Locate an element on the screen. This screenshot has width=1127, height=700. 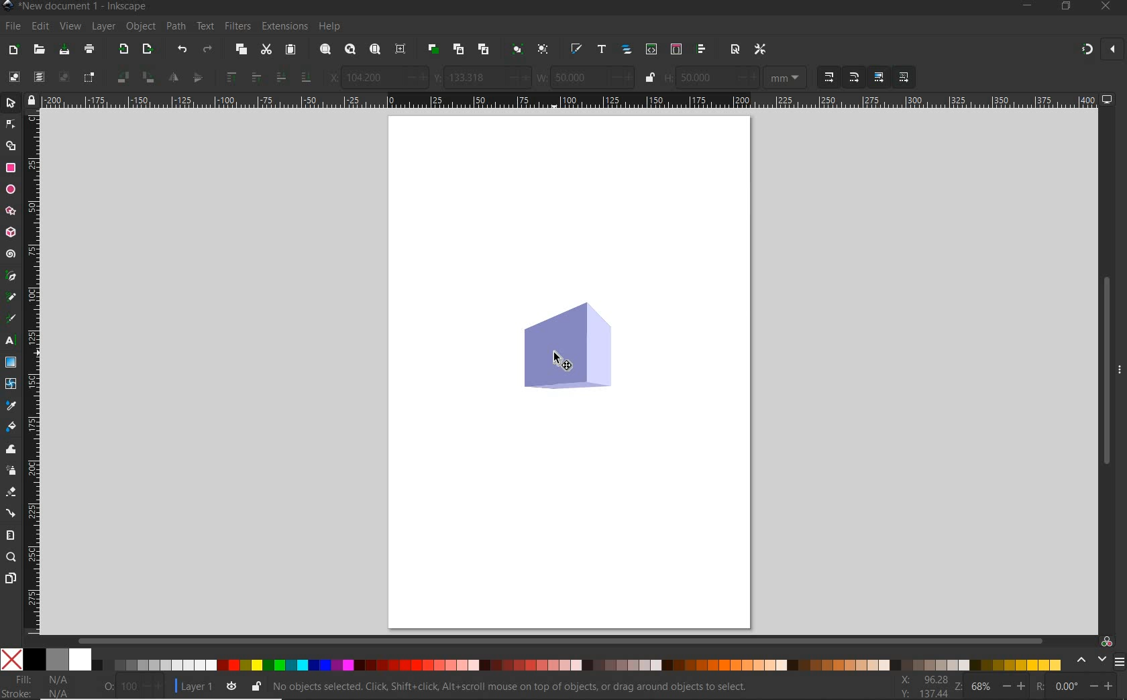
import is located at coordinates (123, 49).